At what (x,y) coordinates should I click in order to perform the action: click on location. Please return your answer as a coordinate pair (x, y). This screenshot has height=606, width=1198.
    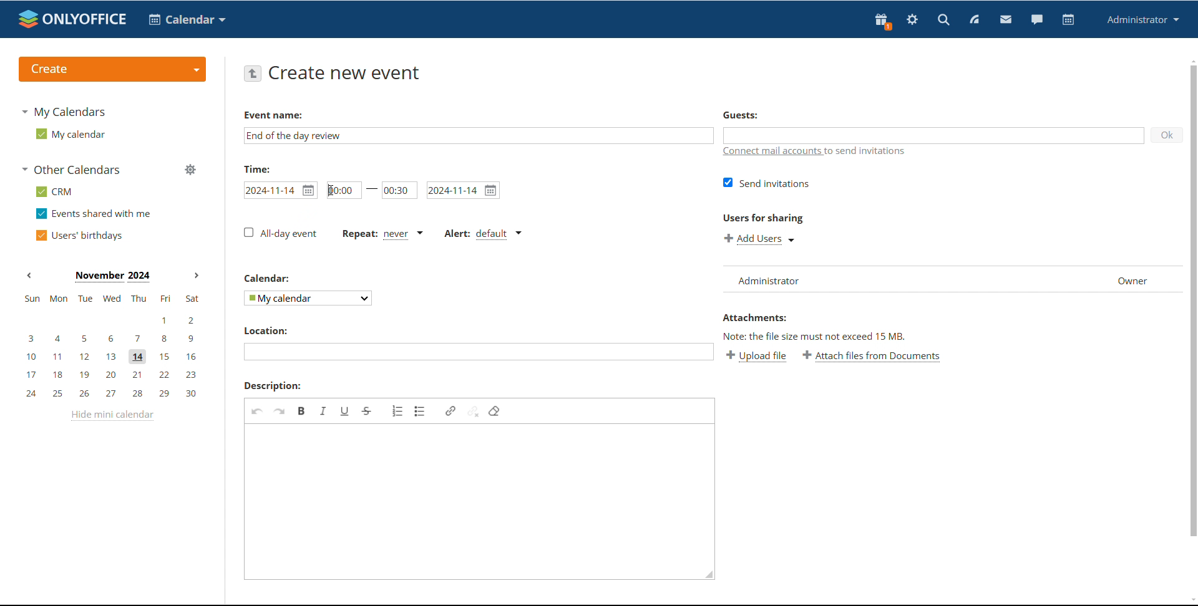
    Looking at the image, I should click on (265, 330).